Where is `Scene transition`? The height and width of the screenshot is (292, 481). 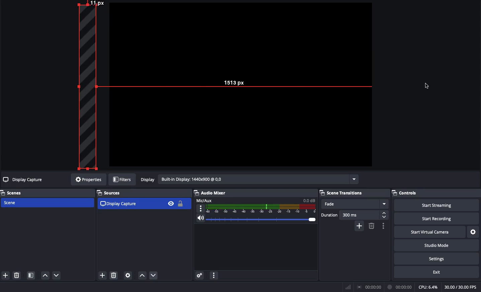 Scene transition is located at coordinates (342, 193).